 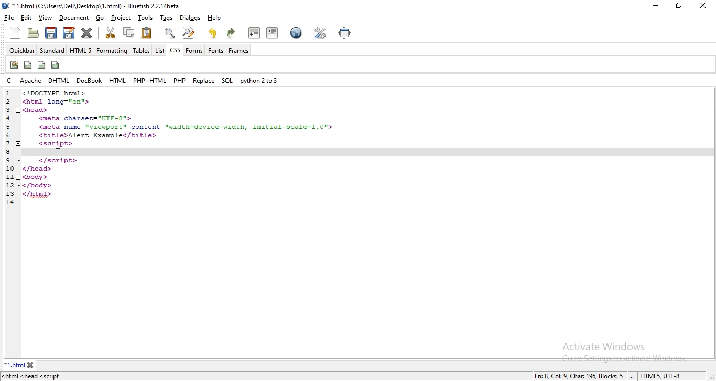 What do you see at coordinates (10, 18) in the screenshot?
I see `file` at bounding box center [10, 18].